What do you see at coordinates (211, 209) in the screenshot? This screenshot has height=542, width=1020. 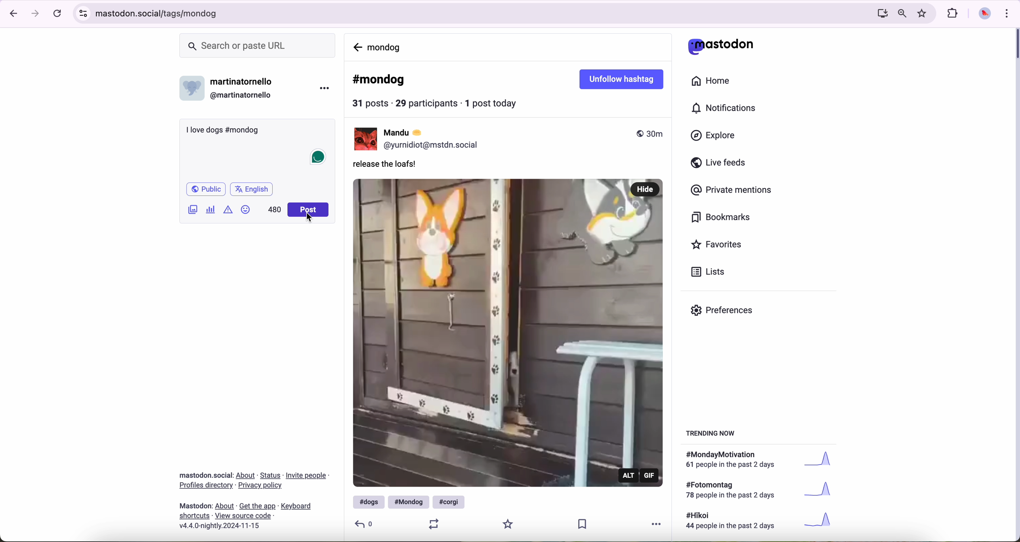 I see `create a poll` at bounding box center [211, 209].